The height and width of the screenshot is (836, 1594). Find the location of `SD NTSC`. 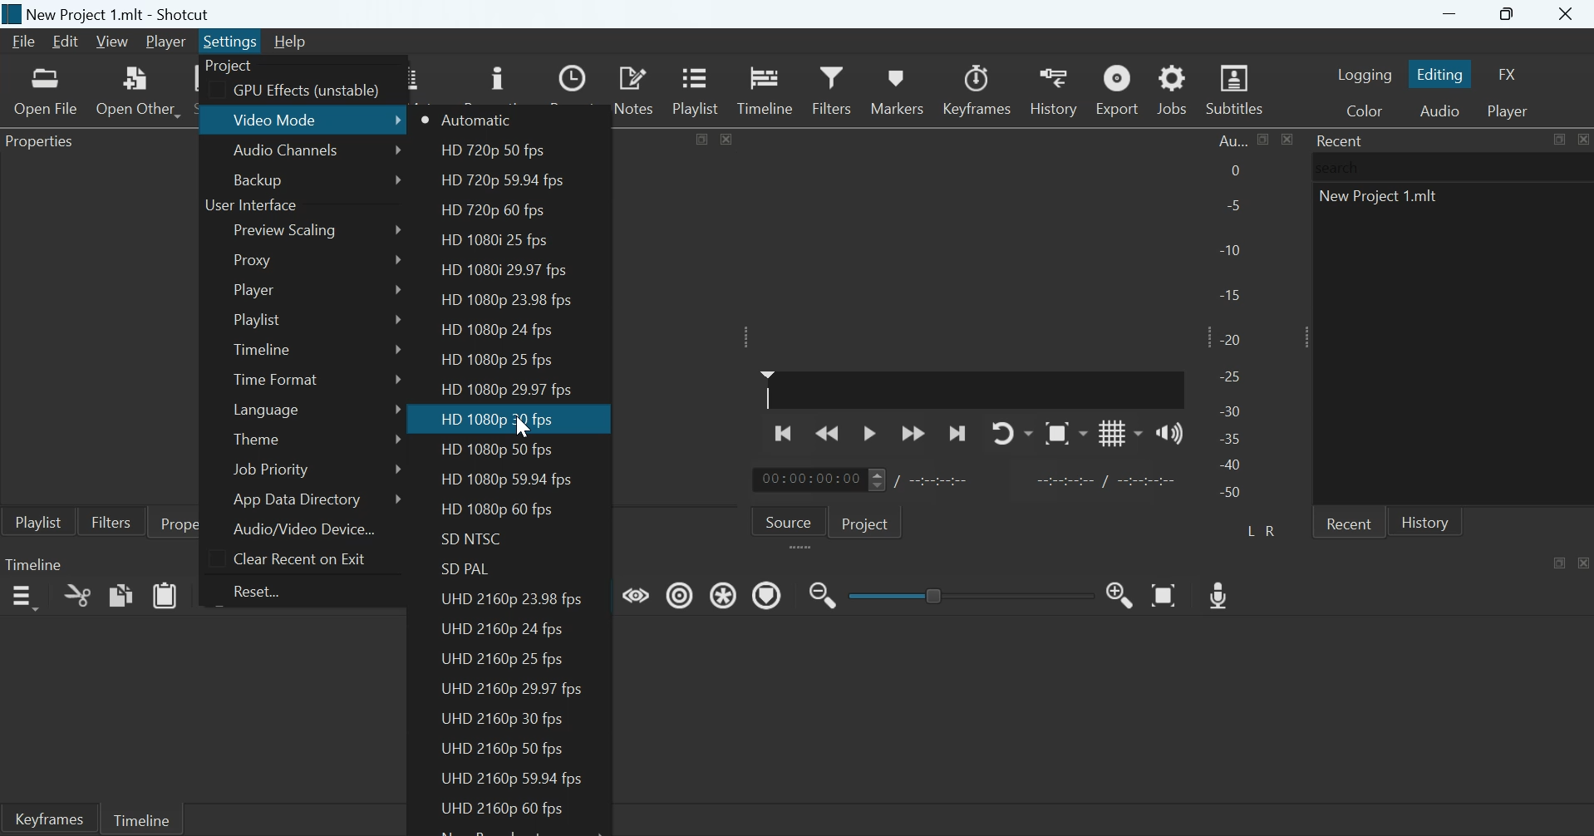

SD NTSC is located at coordinates (474, 539).